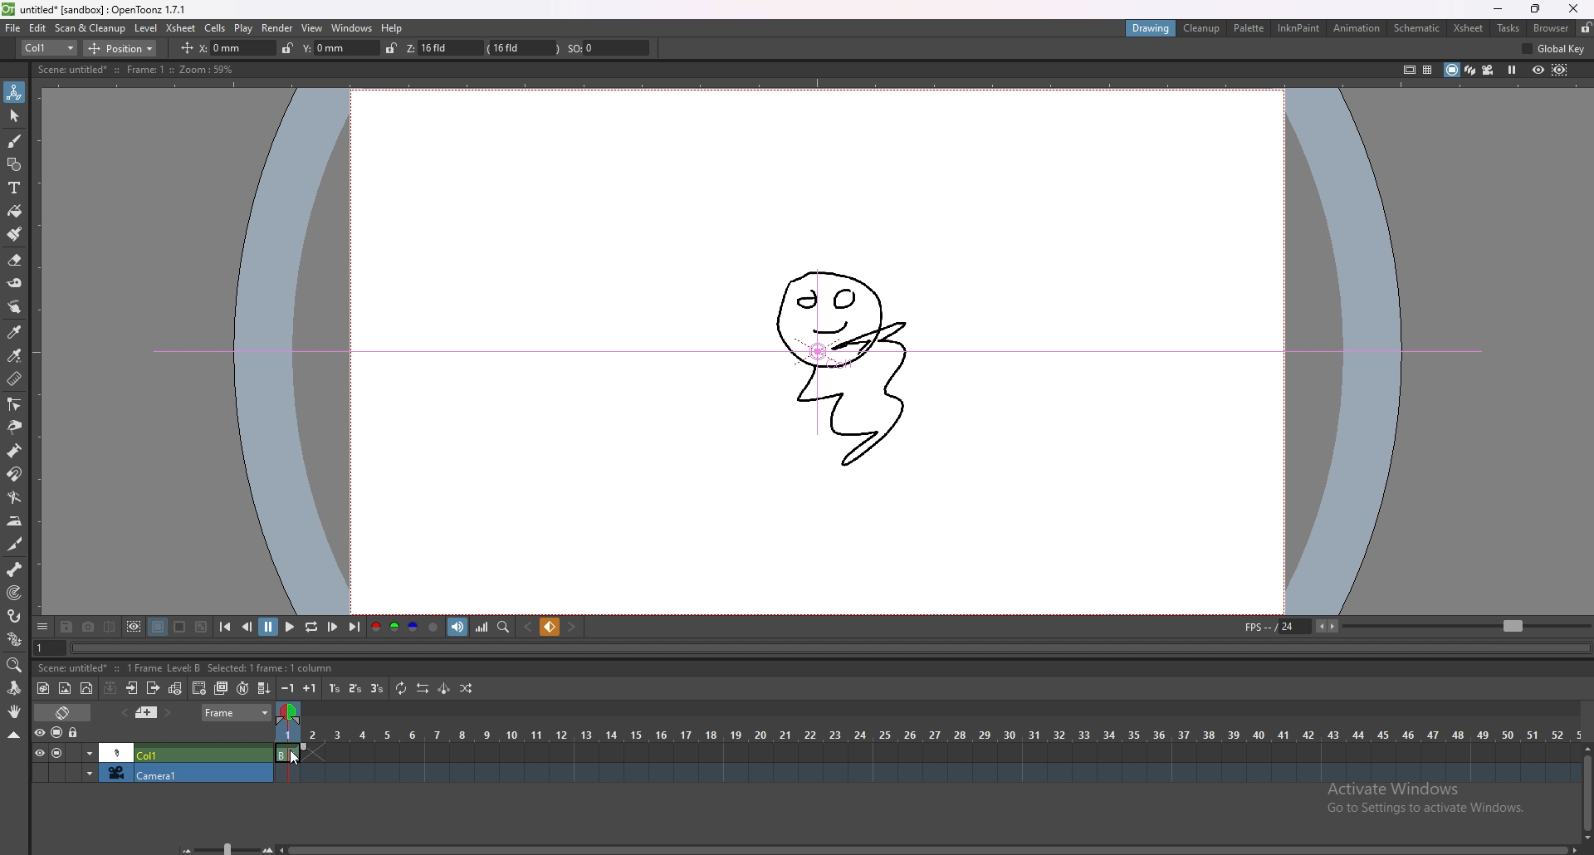 This screenshot has height=855, width=1594. Describe the element at coordinates (1249, 27) in the screenshot. I see `palette` at that location.